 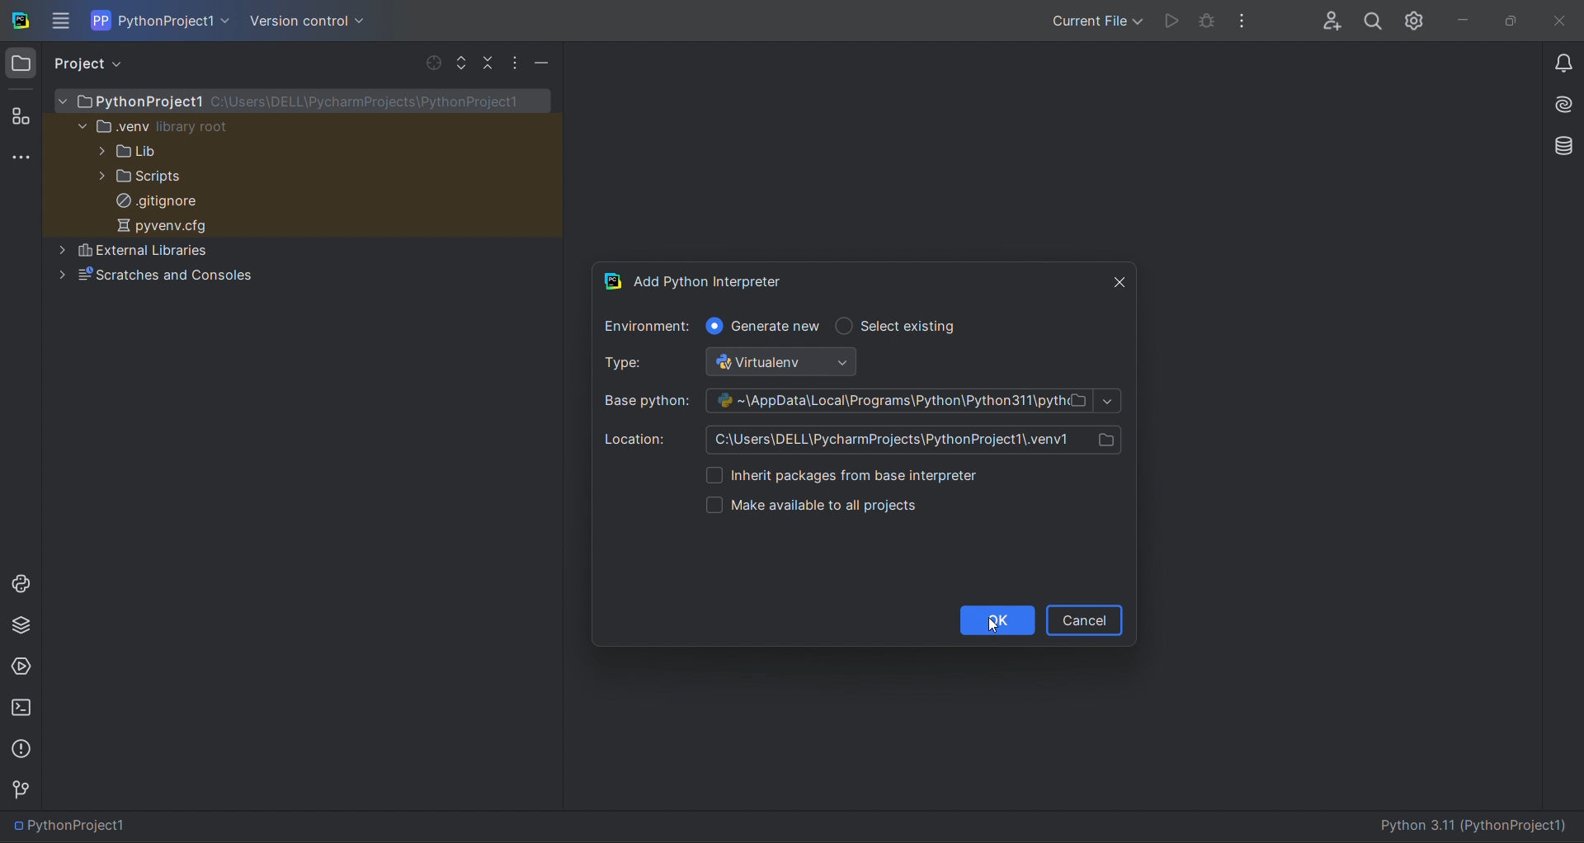 I want to click on minimize, so click(x=1460, y=20).